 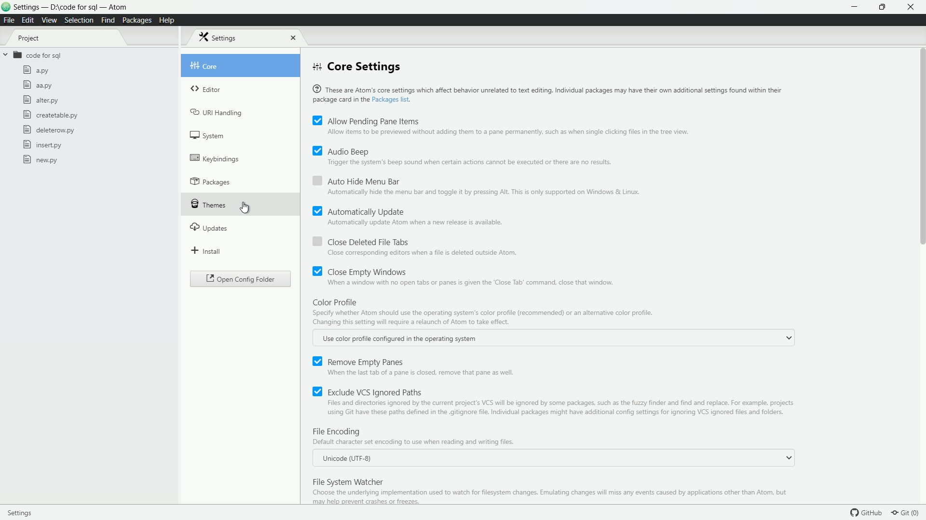 I want to click on keybindings, so click(x=215, y=158).